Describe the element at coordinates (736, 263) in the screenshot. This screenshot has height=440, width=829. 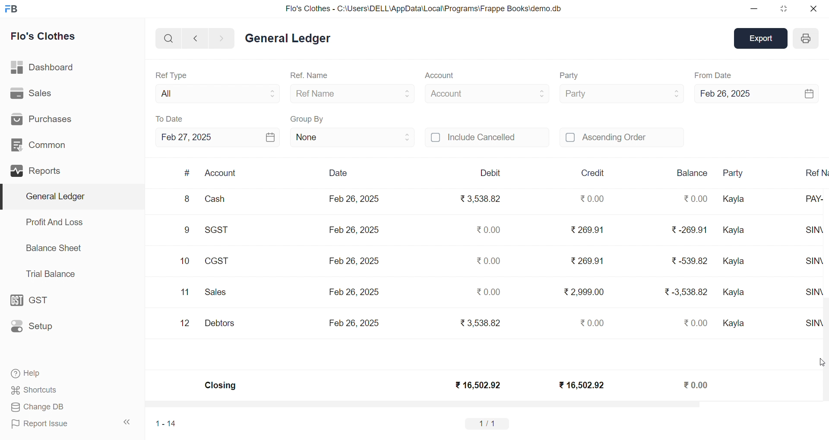
I see `Kayla` at that location.